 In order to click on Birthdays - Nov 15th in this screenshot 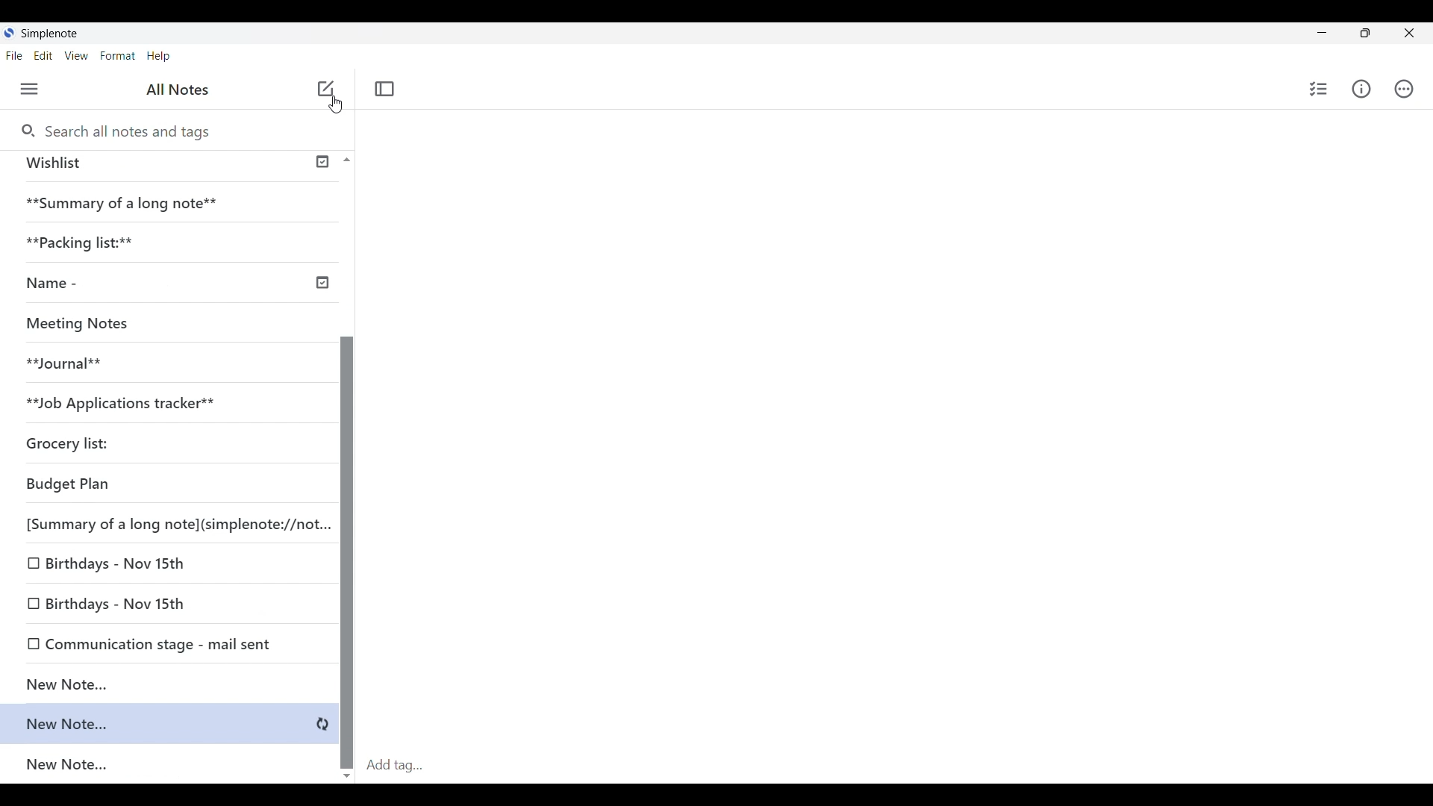, I will do `click(160, 607)`.